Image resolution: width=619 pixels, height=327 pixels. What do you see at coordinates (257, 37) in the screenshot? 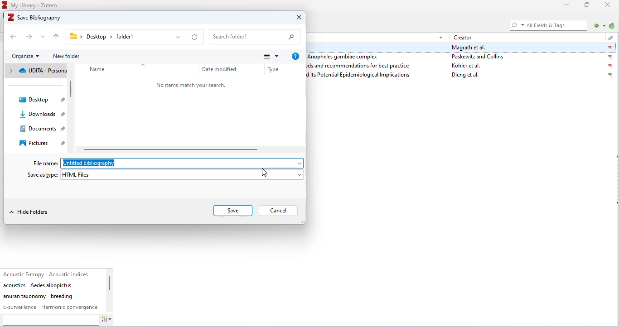
I see `search in current folder` at bounding box center [257, 37].